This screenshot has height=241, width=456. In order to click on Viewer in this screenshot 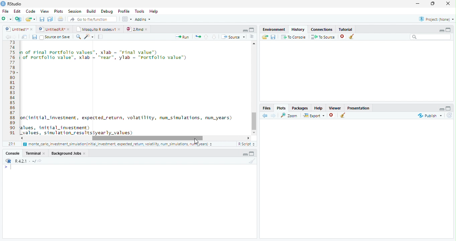, I will do `click(335, 107)`.